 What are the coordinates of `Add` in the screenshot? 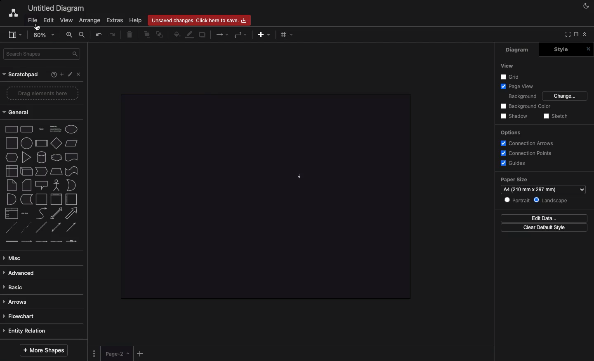 It's located at (62, 73).